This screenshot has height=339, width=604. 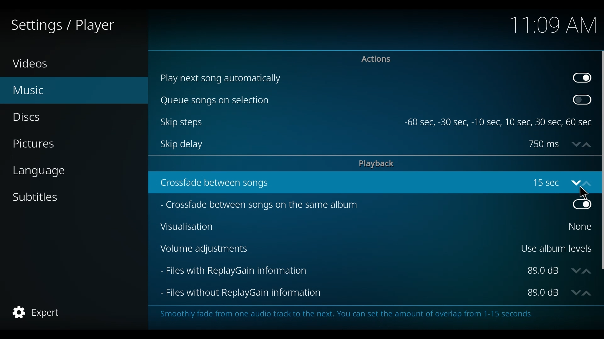 I want to click on Use album levels, so click(x=556, y=247).